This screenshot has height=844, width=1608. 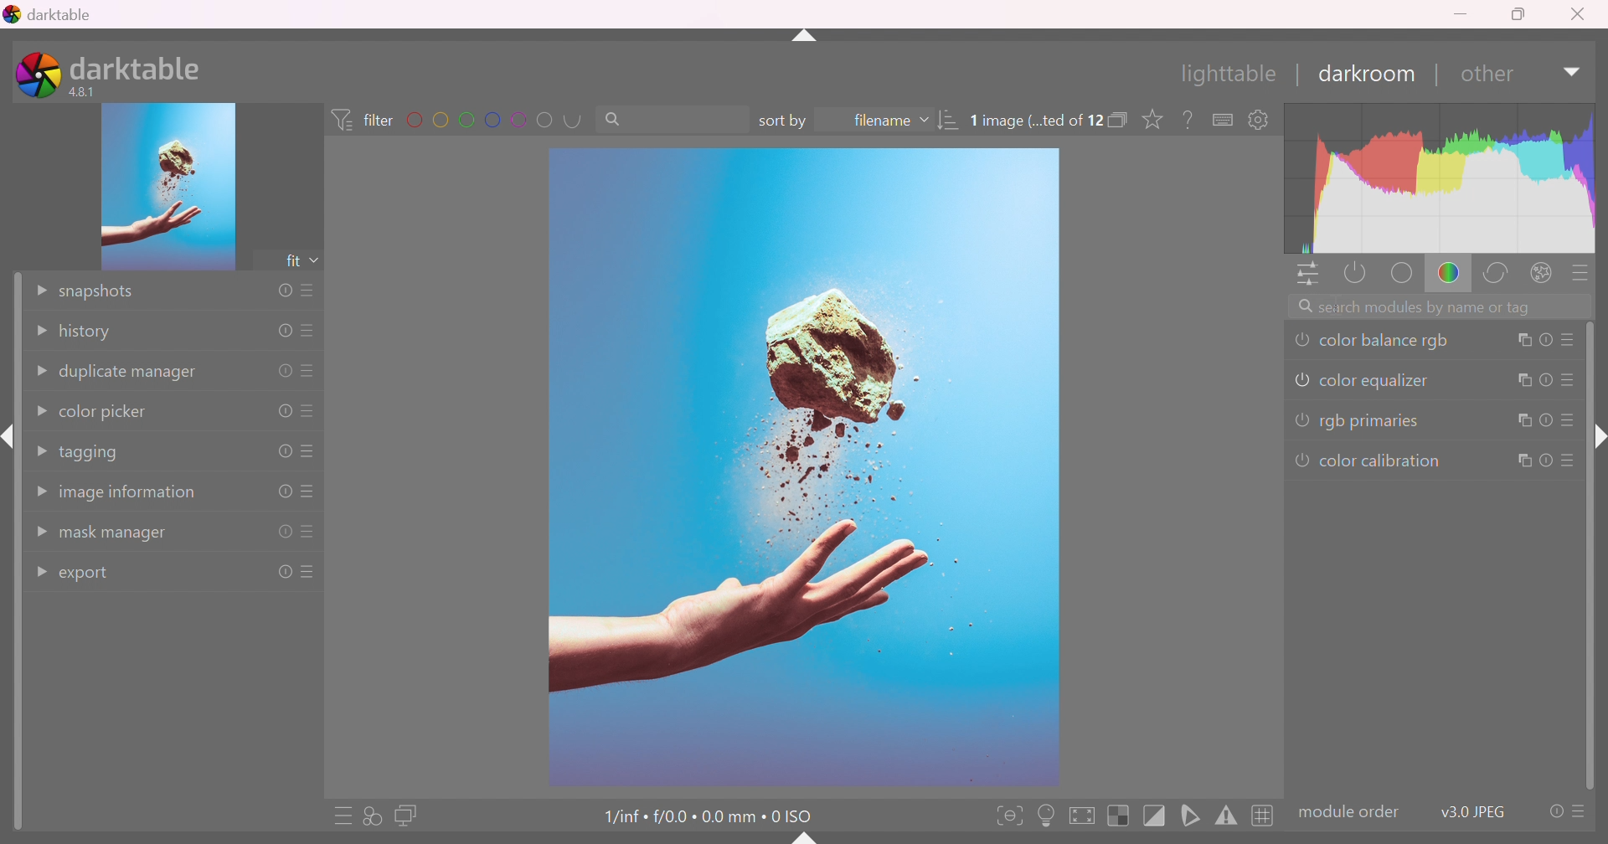 What do you see at coordinates (1299, 378) in the screenshot?
I see `'color equalizer' is switched off` at bounding box center [1299, 378].